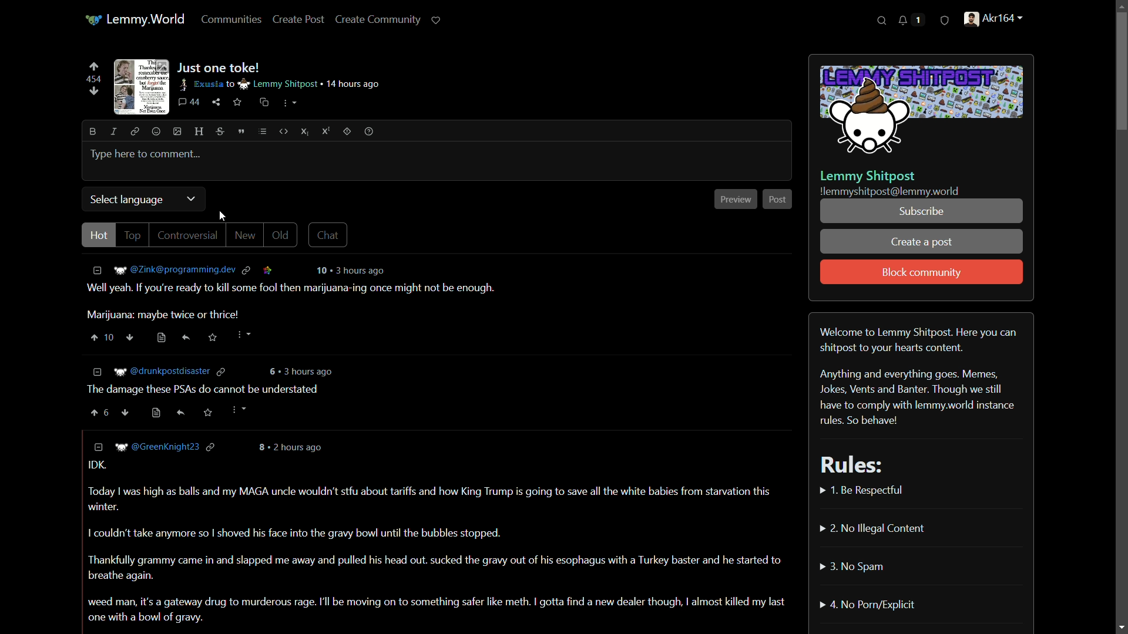 This screenshot has width=1128, height=634. What do you see at coordinates (243, 335) in the screenshot?
I see `more actions` at bounding box center [243, 335].